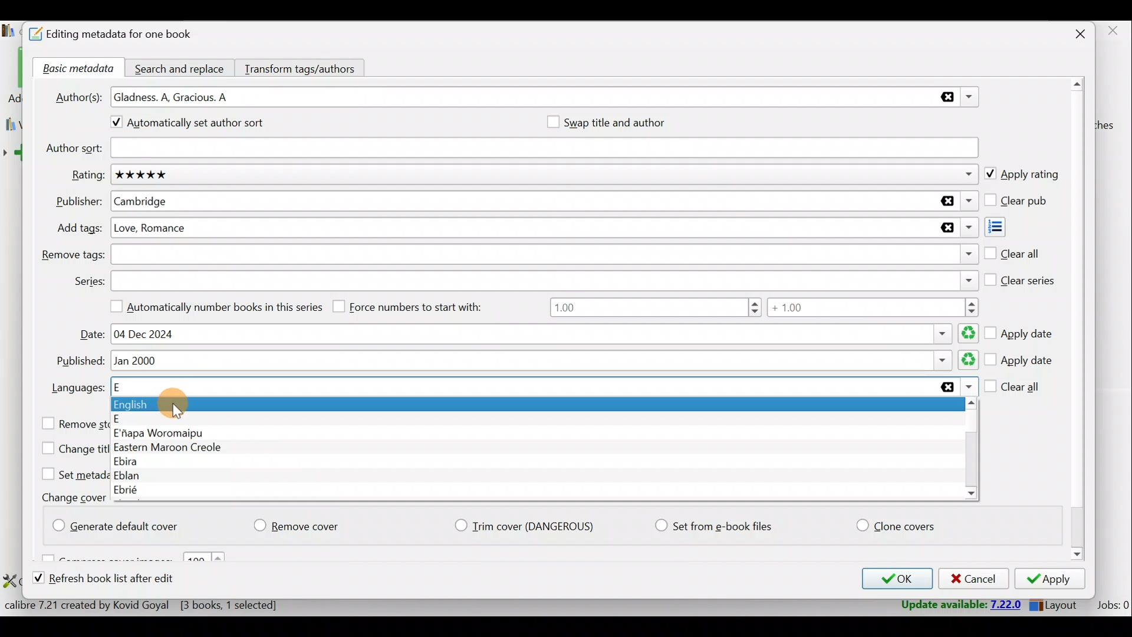 This screenshot has width=1132, height=637. What do you see at coordinates (1021, 175) in the screenshot?
I see `Apply rating` at bounding box center [1021, 175].